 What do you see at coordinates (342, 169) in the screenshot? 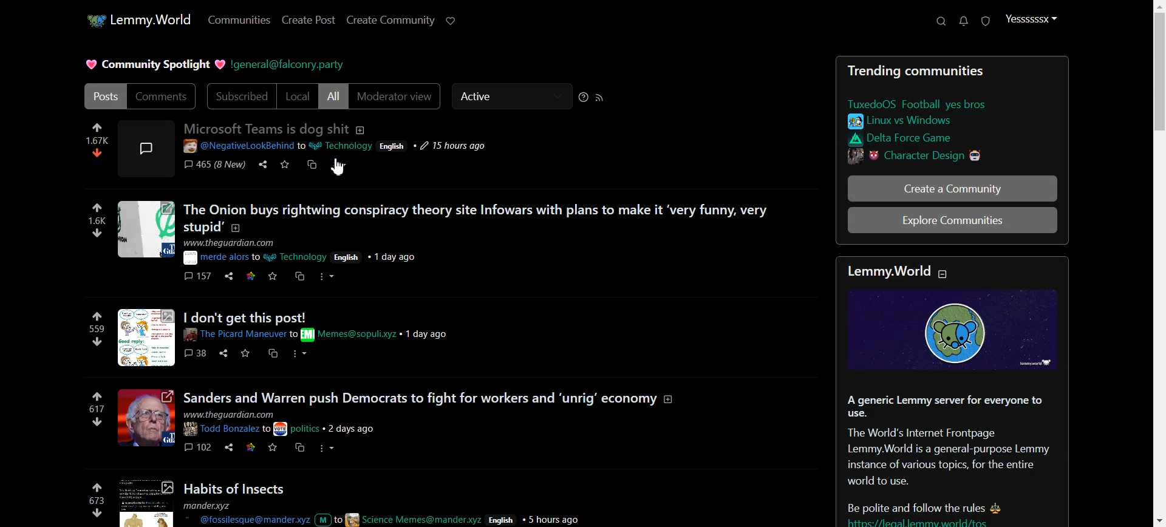
I see `cursor` at bounding box center [342, 169].